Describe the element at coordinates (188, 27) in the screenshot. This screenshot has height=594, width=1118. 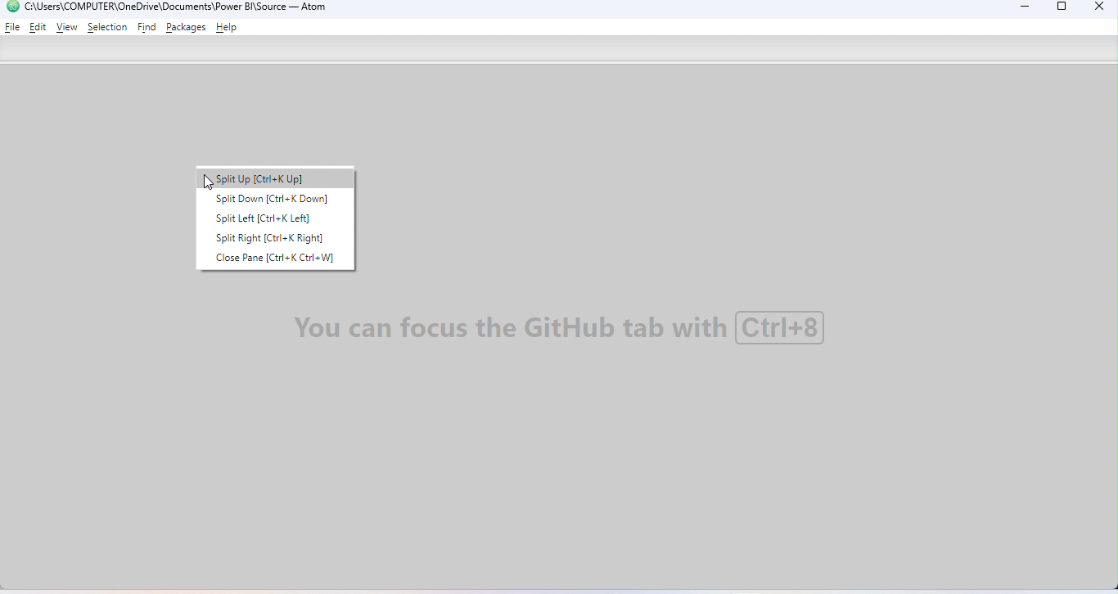
I see `Packages` at that location.